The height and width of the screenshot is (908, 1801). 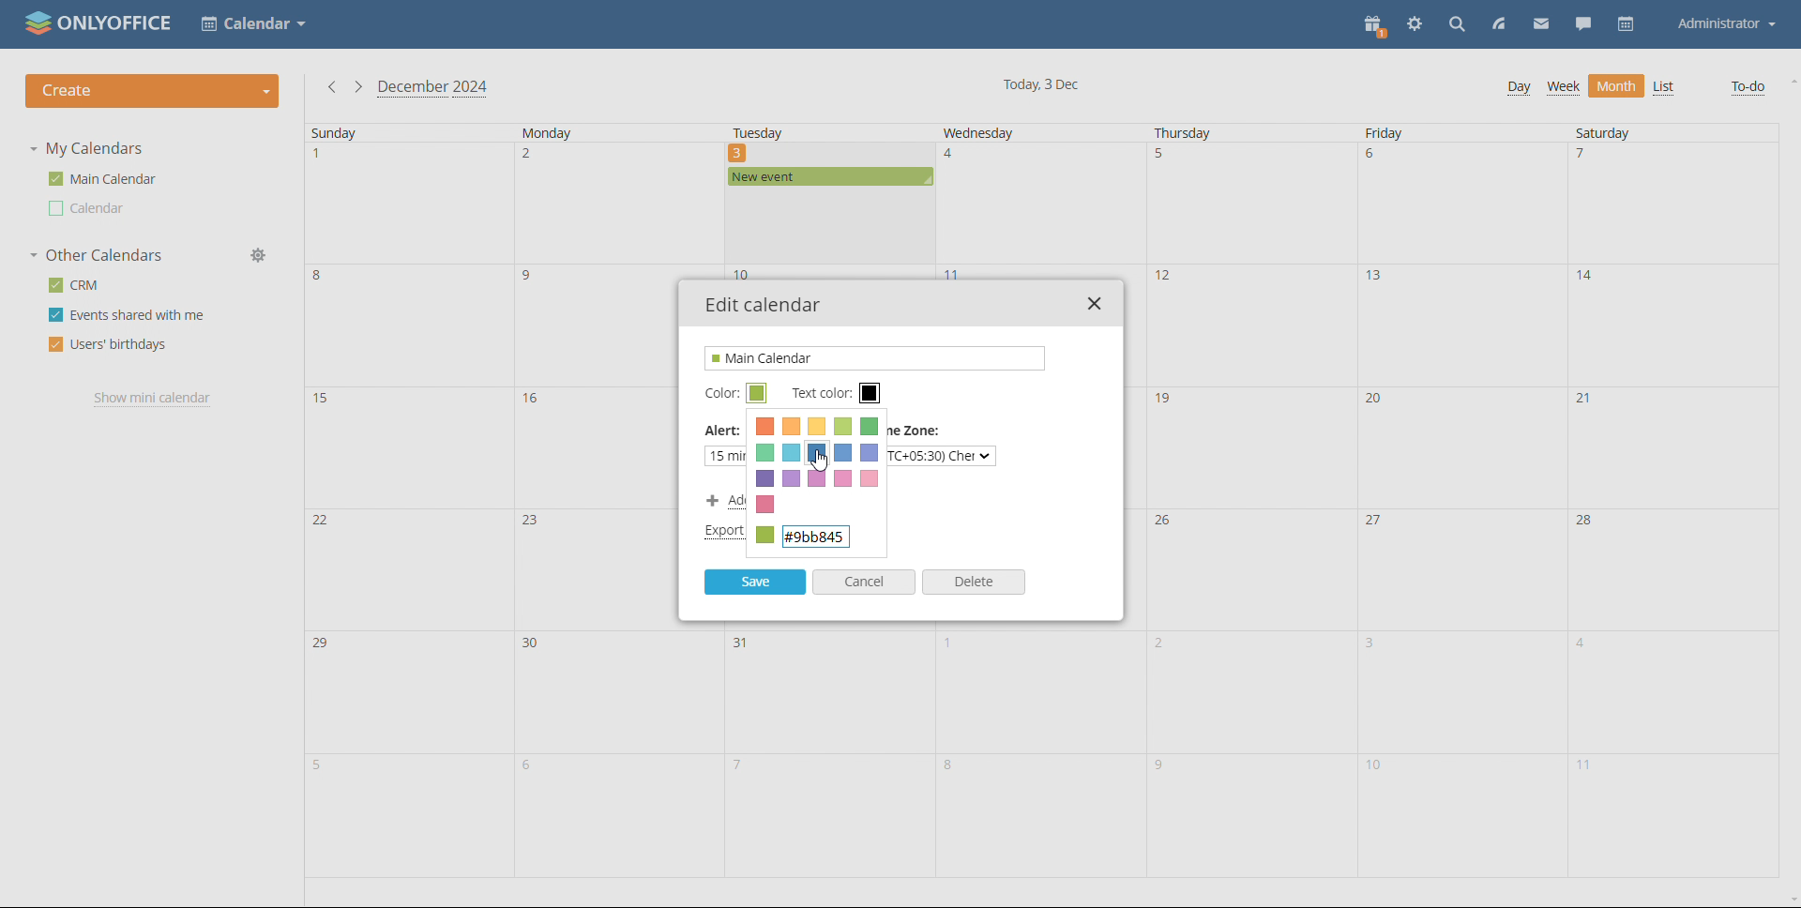 I want to click on currently set color, so click(x=815, y=538).